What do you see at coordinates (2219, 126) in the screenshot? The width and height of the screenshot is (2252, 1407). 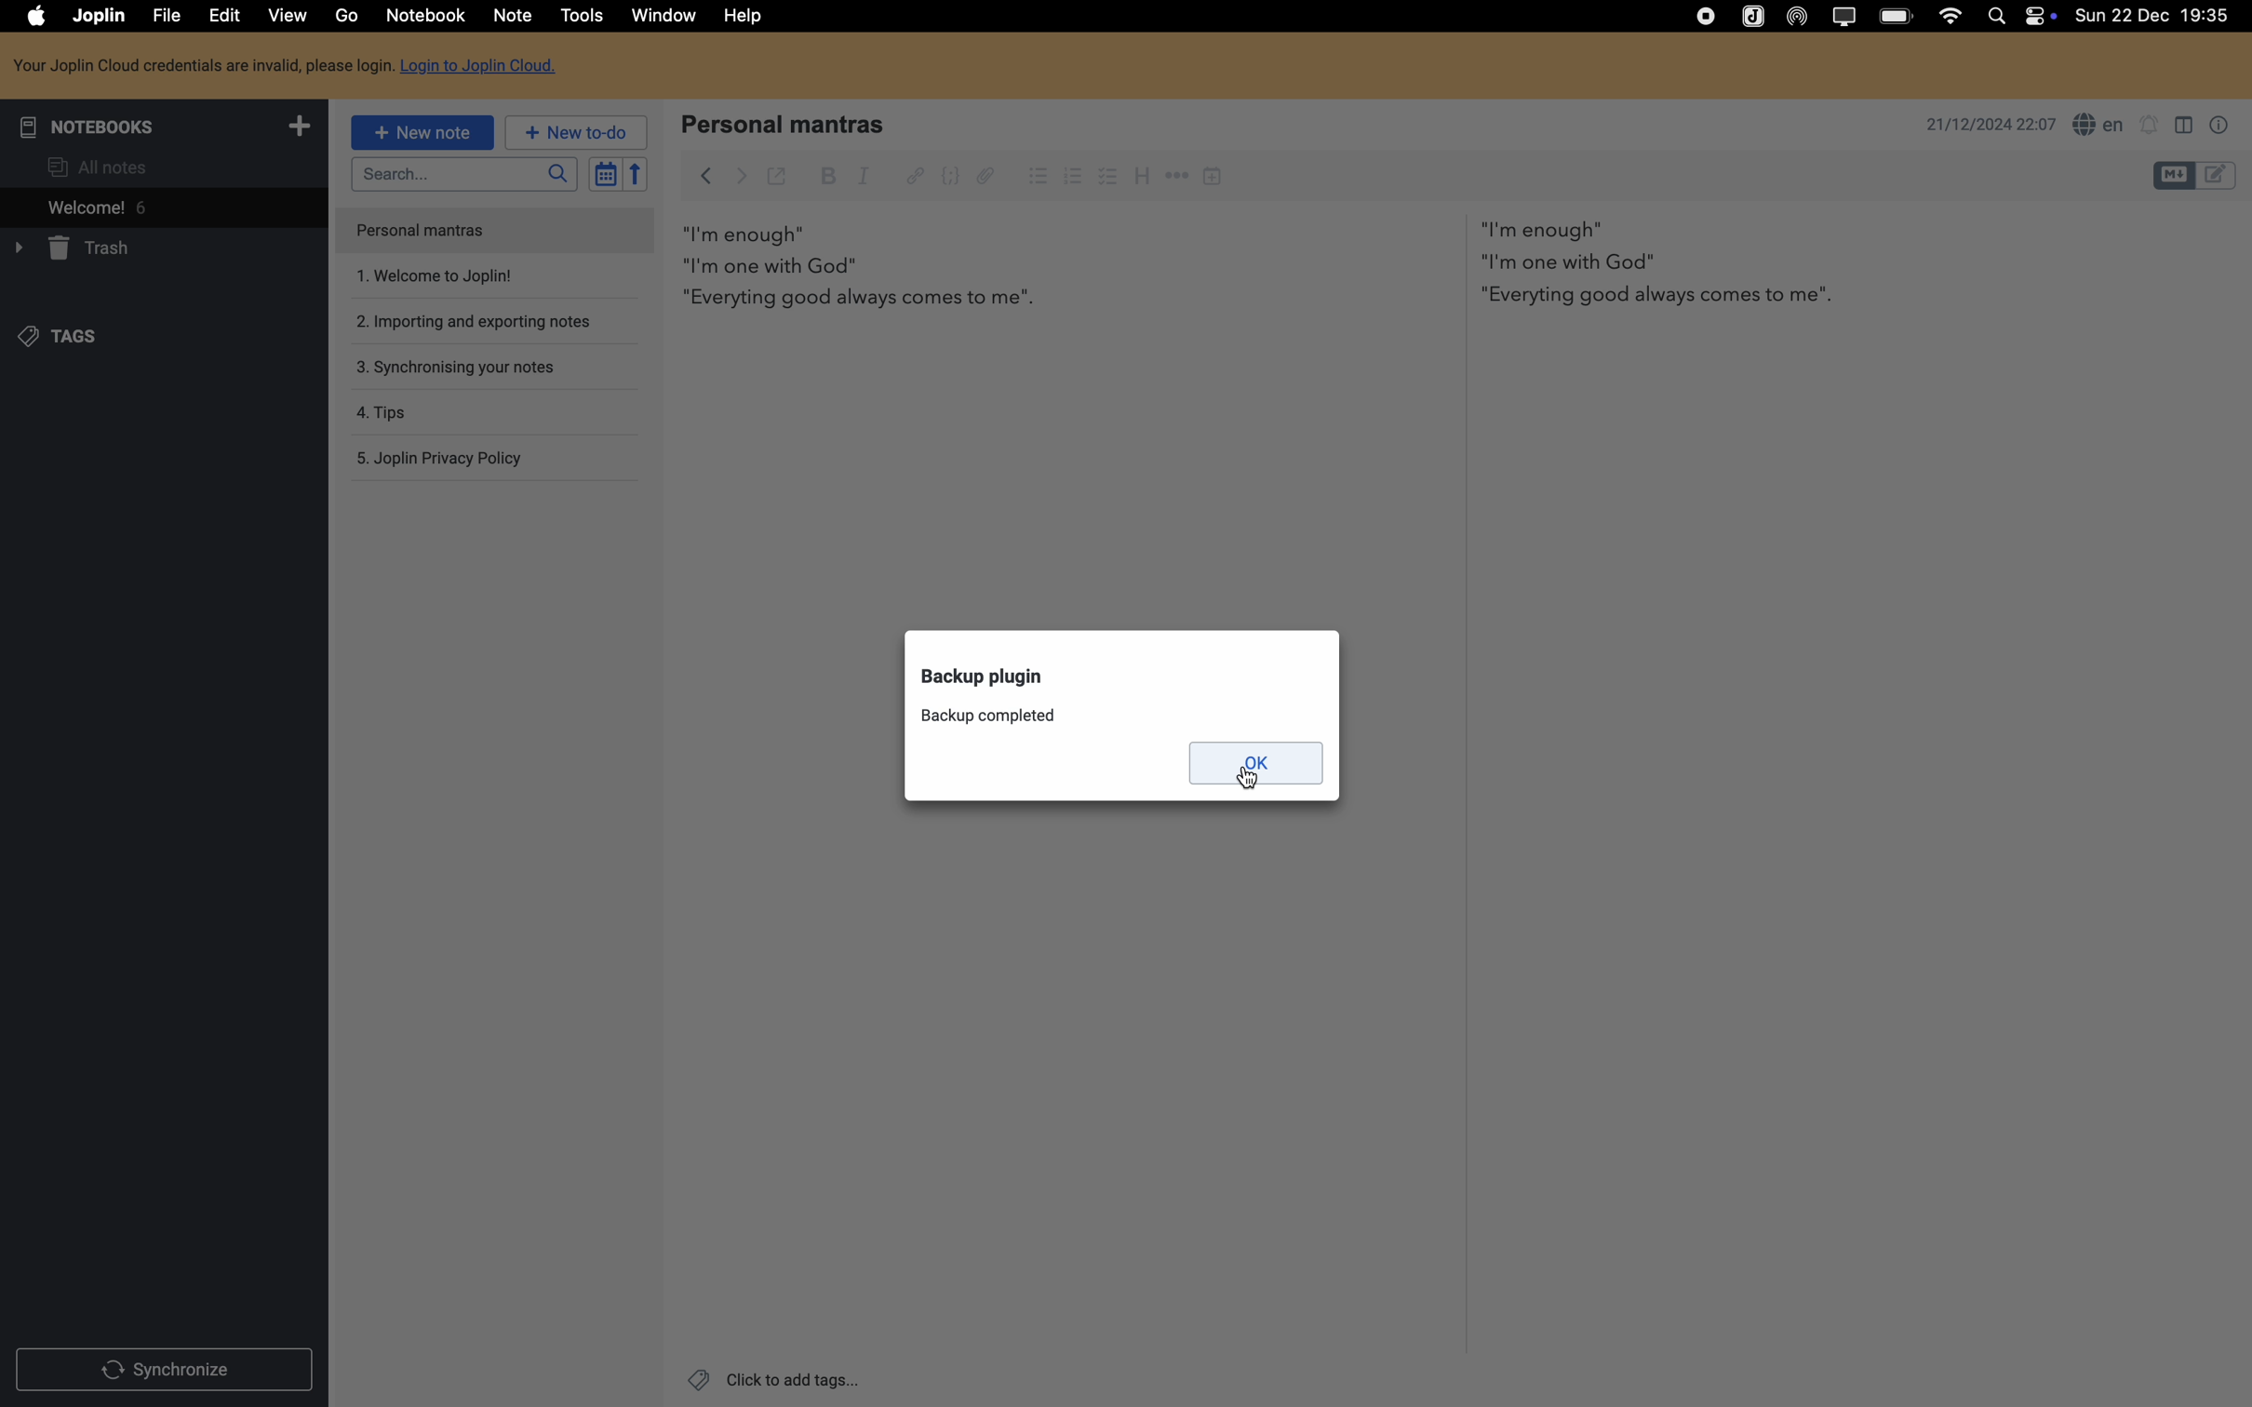 I see `note properties` at bounding box center [2219, 126].